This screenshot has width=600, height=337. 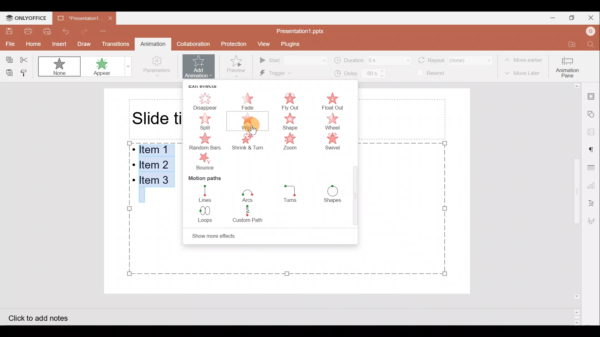 What do you see at coordinates (156, 182) in the screenshot?
I see `Bulleted Item 3 on the presentation slide` at bounding box center [156, 182].